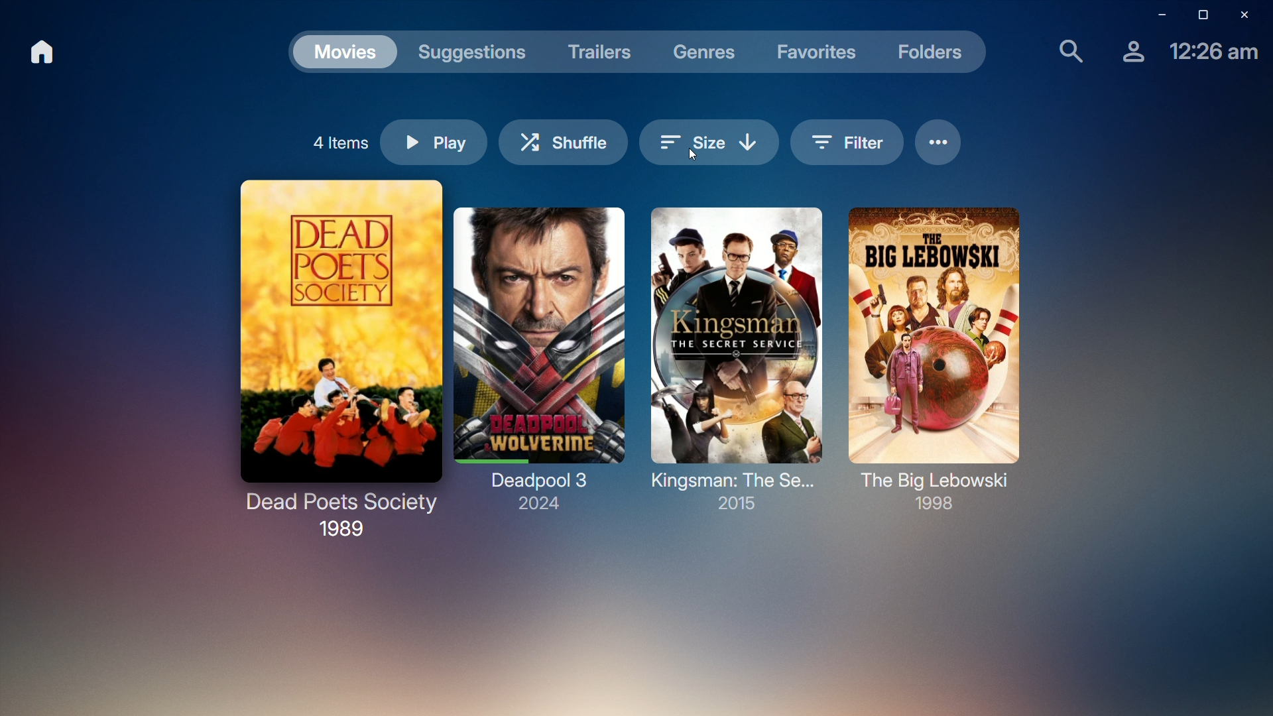 The width and height of the screenshot is (1273, 716). I want to click on Filter, so click(847, 141).